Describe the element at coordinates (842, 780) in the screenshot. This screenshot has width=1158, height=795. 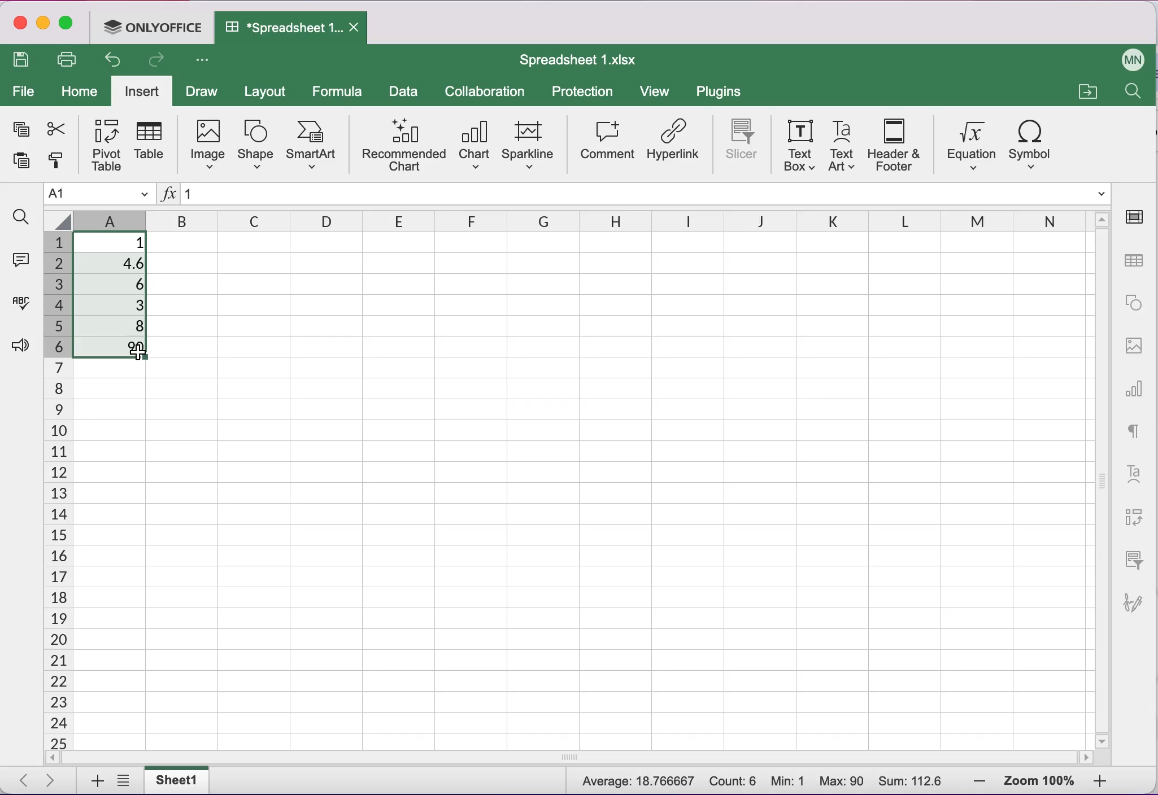
I see `Max: 90` at that location.